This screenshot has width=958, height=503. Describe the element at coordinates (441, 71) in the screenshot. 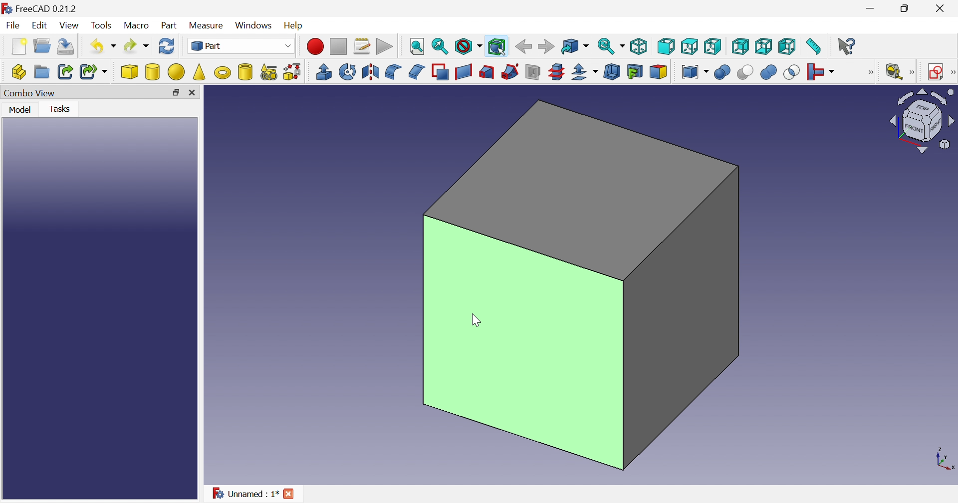

I see `Make face from wires` at that location.